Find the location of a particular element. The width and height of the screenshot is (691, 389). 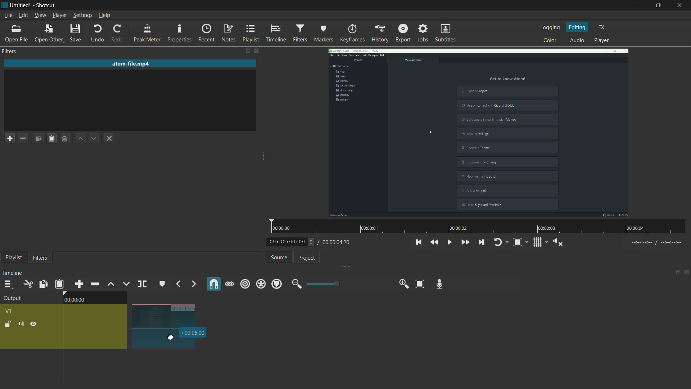

snap is located at coordinates (213, 283).